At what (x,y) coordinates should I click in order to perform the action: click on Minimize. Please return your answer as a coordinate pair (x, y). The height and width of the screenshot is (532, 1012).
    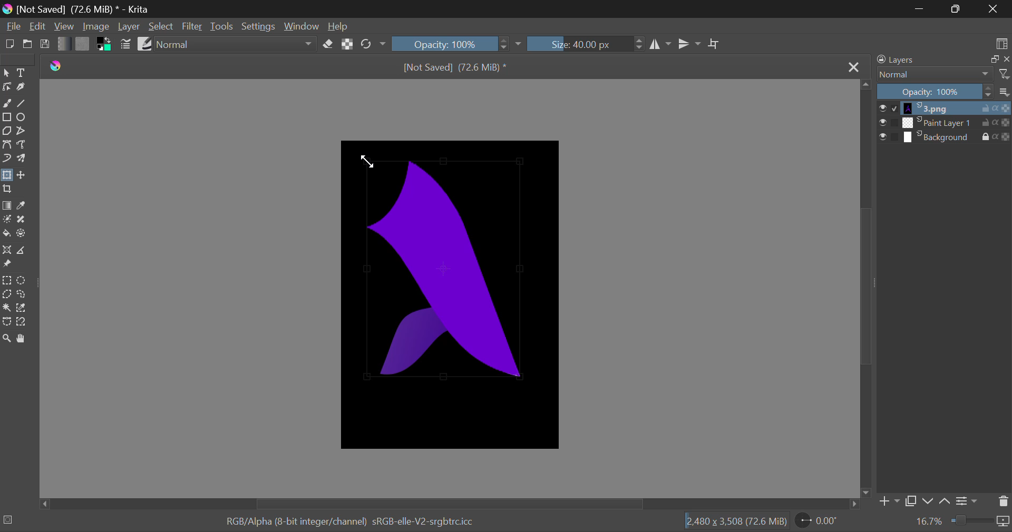
    Looking at the image, I should click on (957, 9).